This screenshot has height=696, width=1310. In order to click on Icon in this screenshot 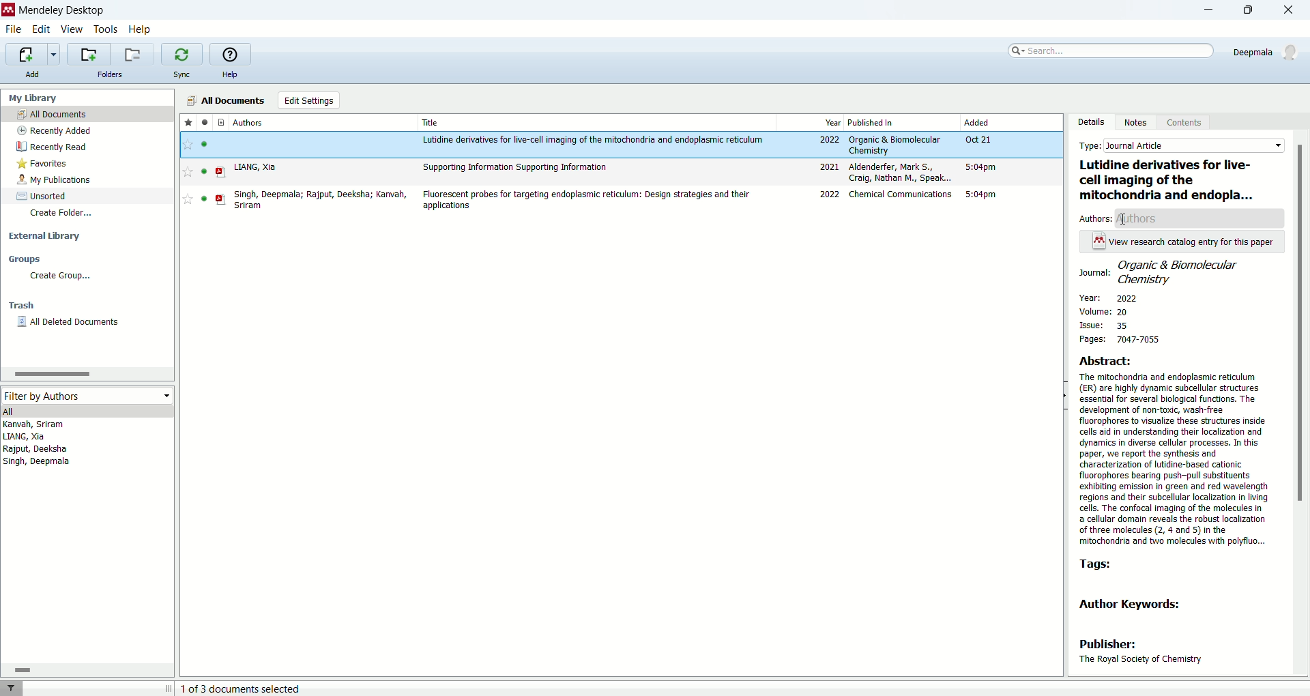, I will do `click(1098, 240)`.